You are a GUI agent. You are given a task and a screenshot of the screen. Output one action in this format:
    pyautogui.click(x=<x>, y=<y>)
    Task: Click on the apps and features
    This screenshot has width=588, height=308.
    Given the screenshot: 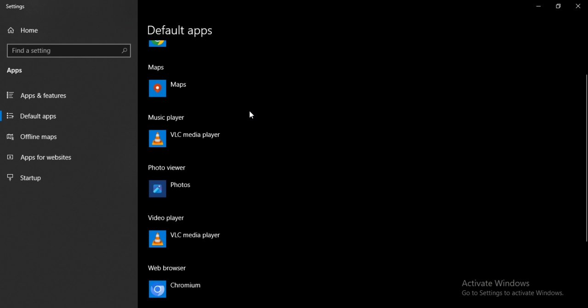 What is the action you would take?
    pyautogui.click(x=67, y=98)
    